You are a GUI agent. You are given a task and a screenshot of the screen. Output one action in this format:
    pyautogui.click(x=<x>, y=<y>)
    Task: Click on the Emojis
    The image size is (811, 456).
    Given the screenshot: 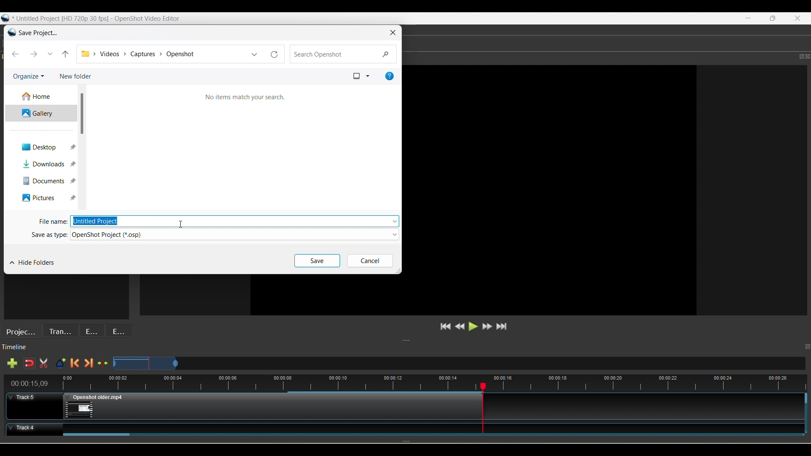 What is the action you would take?
    pyautogui.click(x=119, y=330)
    